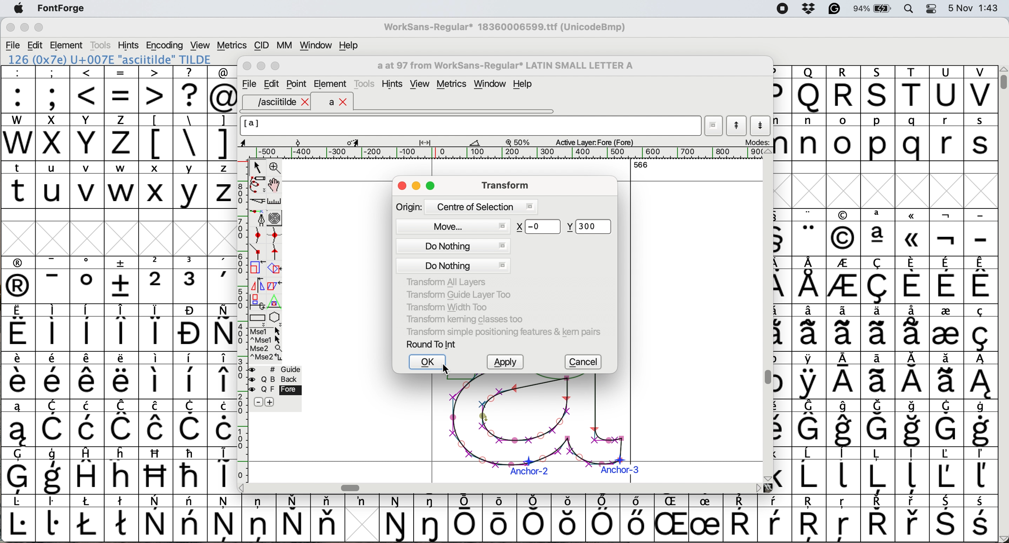  I want to click on mm, so click(284, 45).